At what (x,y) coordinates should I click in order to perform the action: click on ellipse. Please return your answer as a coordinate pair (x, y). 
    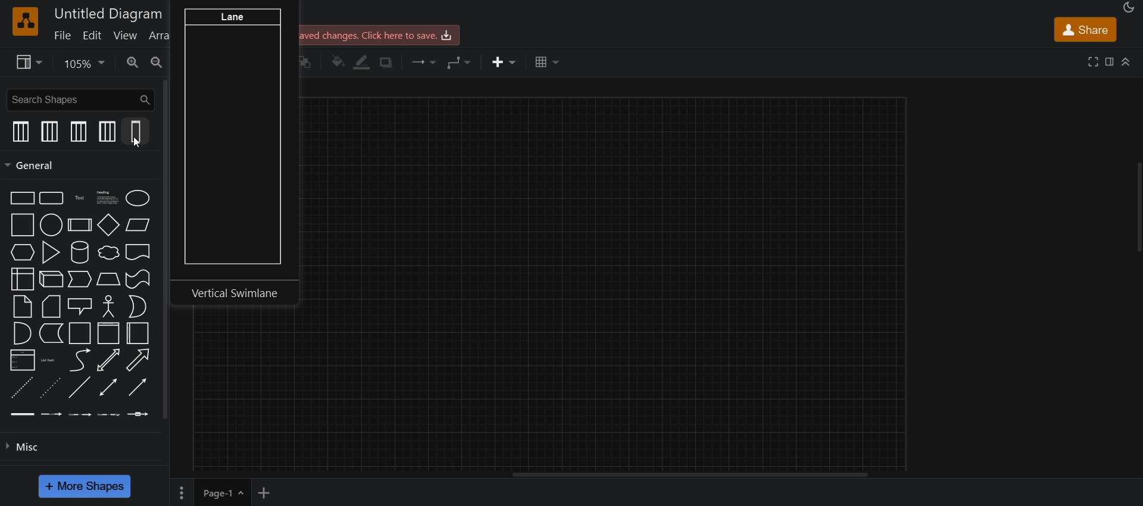
    Looking at the image, I should click on (140, 197).